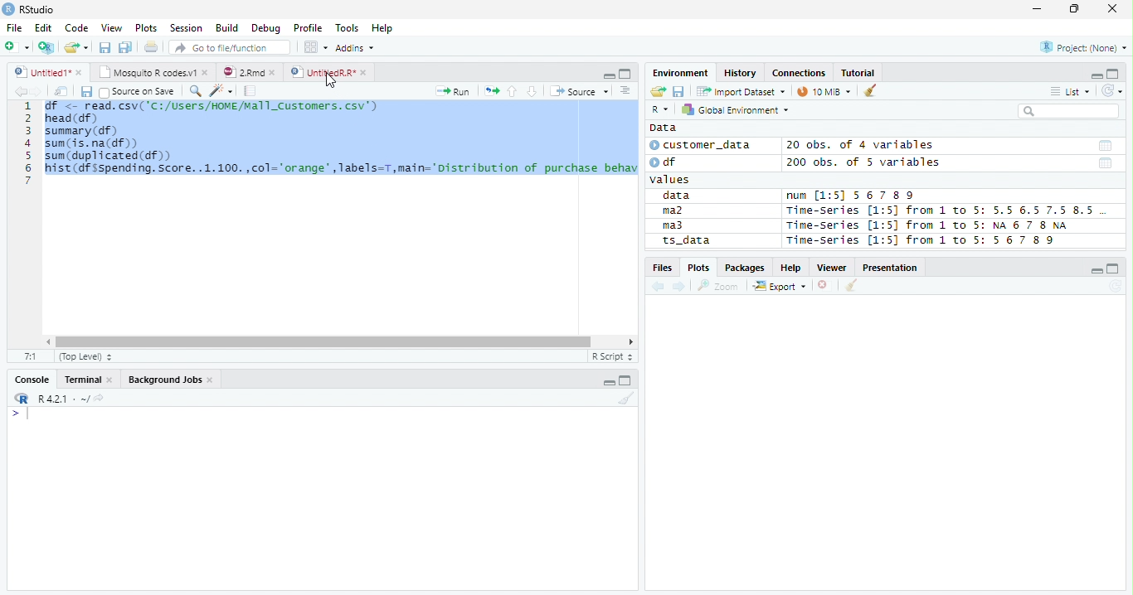 The image size is (1133, 595). What do you see at coordinates (307, 28) in the screenshot?
I see `Profile` at bounding box center [307, 28].